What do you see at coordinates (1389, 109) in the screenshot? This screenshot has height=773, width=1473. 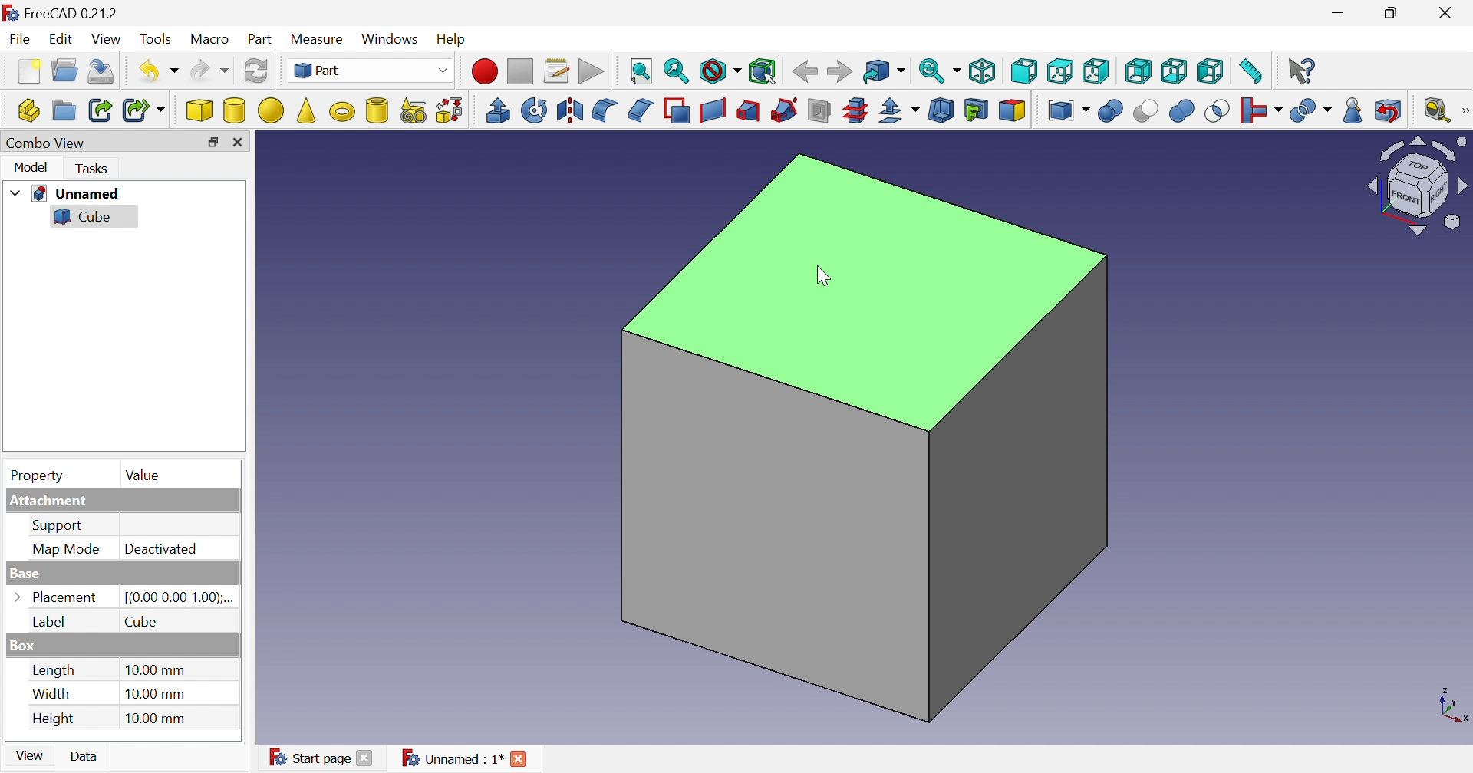 I see `Defeaturing` at bounding box center [1389, 109].